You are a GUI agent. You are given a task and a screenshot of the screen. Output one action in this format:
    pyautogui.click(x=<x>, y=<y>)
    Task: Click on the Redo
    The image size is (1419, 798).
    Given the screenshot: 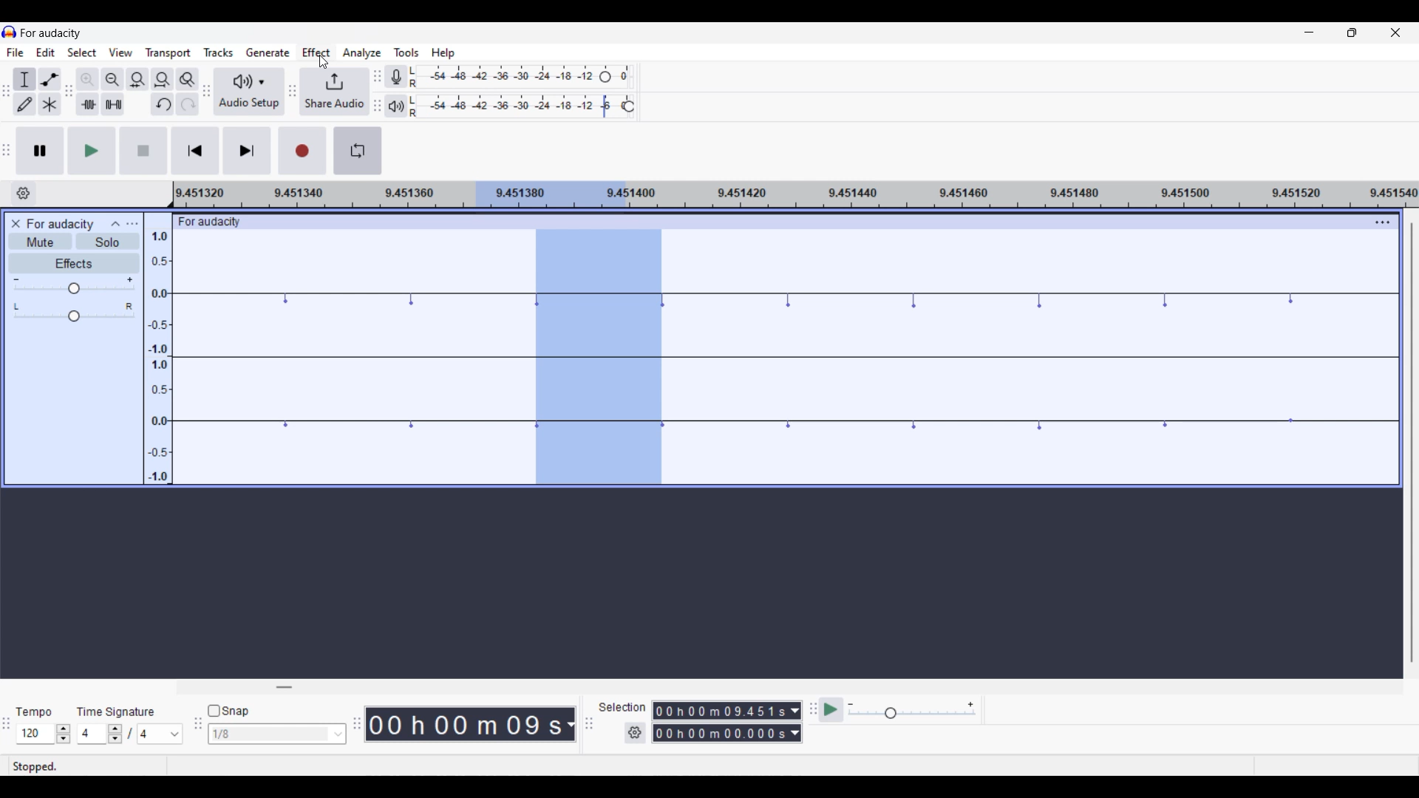 What is the action you would take?
    pyautogui.click(x=188, y=103)
    